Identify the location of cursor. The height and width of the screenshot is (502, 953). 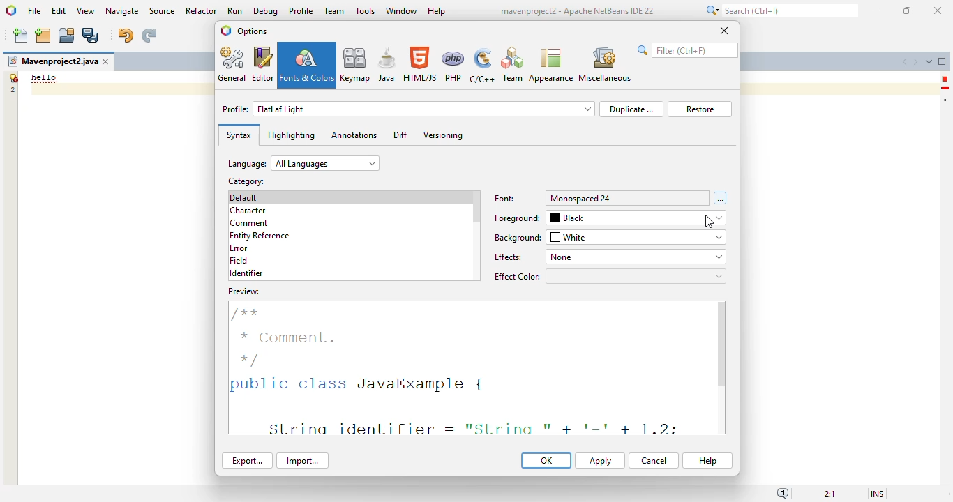
(709, 222).